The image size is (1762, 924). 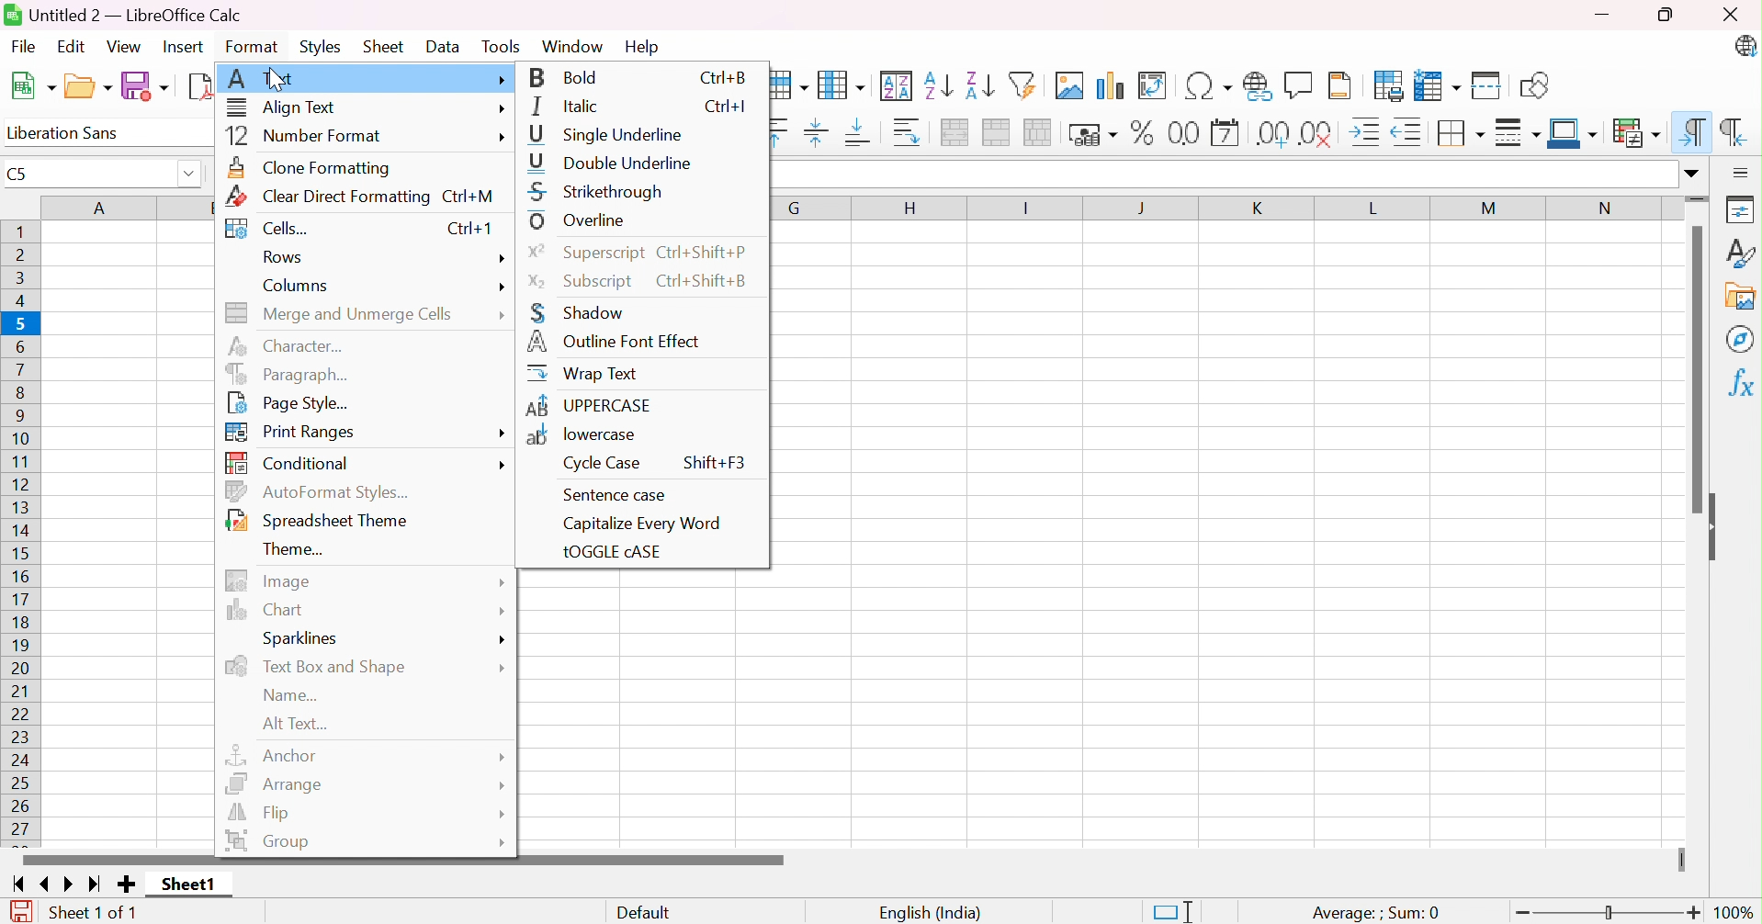 What do you see at coordinates (275, 754) in the screenshot?
I see `Anchor` at bounding box center [275, 754].